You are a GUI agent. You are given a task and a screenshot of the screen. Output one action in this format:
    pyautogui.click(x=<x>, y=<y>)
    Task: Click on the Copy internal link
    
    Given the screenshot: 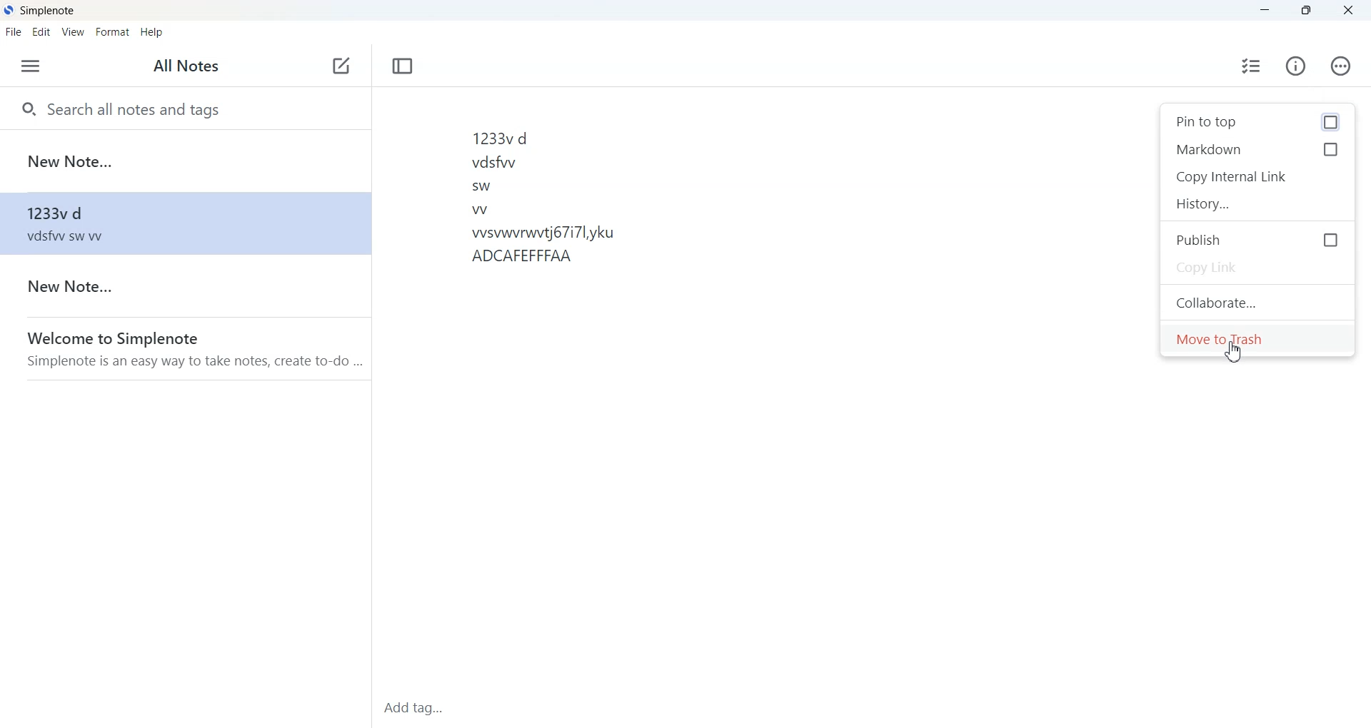 What is the action you would take?
    pyautogui.click(x=1258, y=177)
    